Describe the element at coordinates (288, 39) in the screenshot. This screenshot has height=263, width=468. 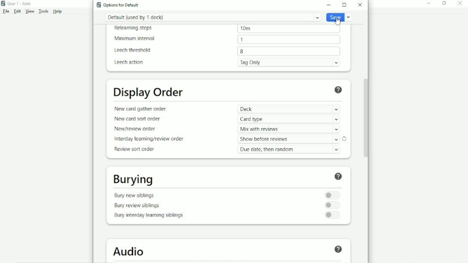
I see `1` at that location.